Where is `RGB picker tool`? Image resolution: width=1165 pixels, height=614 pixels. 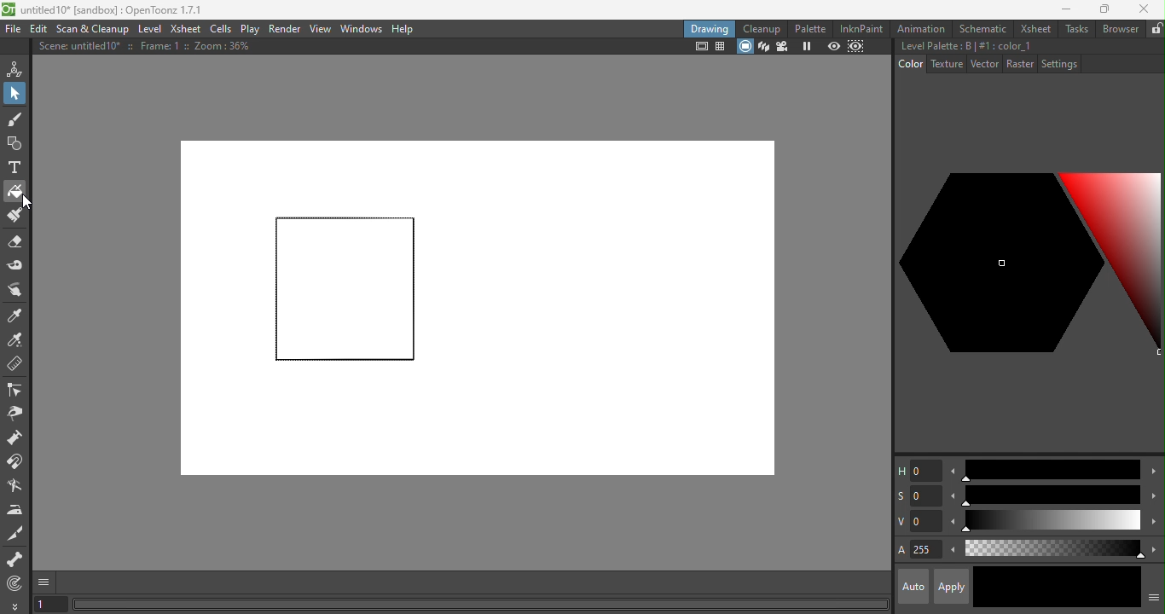 RGB picker tool is located at coordinates (15, 339).